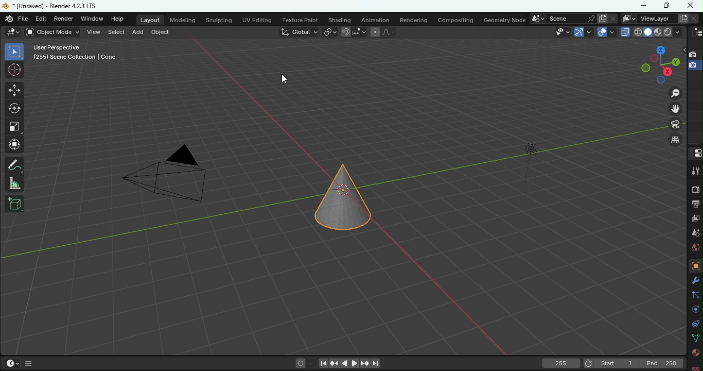 Image resolution: width=703 pixels, height=371 pixels. I want to click on Pin scene in the workspace, so click(590, 18).